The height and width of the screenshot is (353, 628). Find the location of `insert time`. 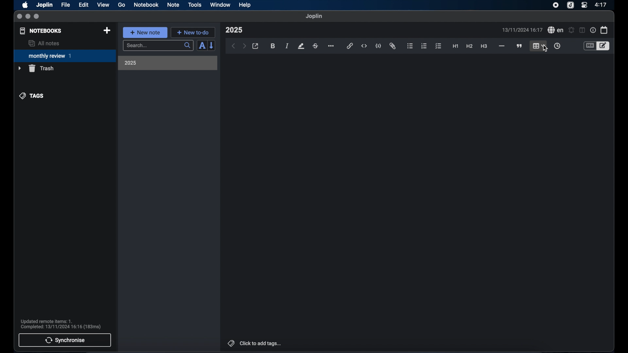

insert time is located at coordinates (557, 46).